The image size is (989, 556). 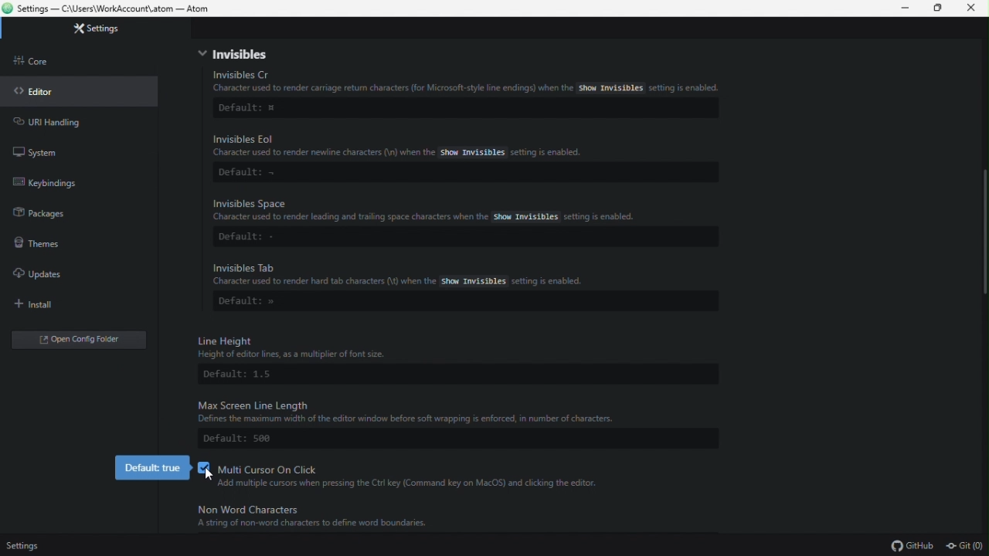 What do you see at coordinates (35, 545) in the screenshot?
I see `Setting` at bounding box center [35, 545].